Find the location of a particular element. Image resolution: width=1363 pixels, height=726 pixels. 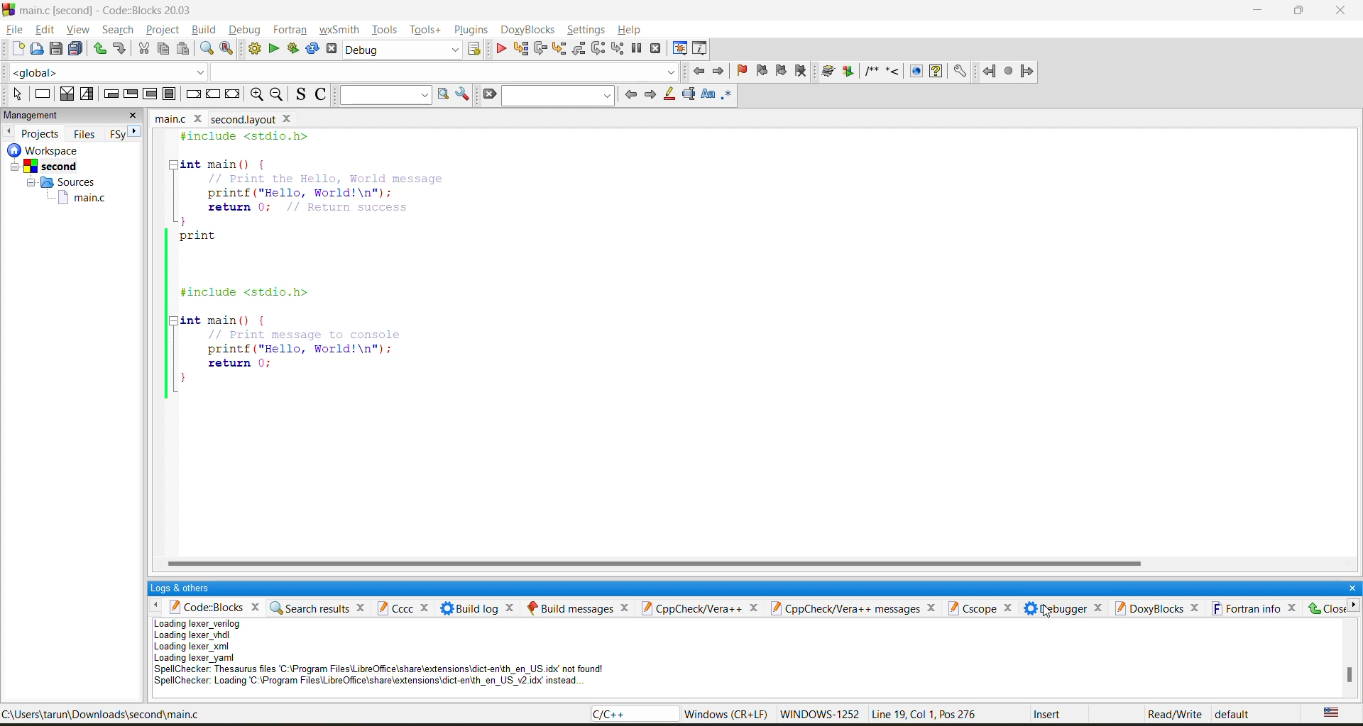

match case is located at coordinates (708, 96).